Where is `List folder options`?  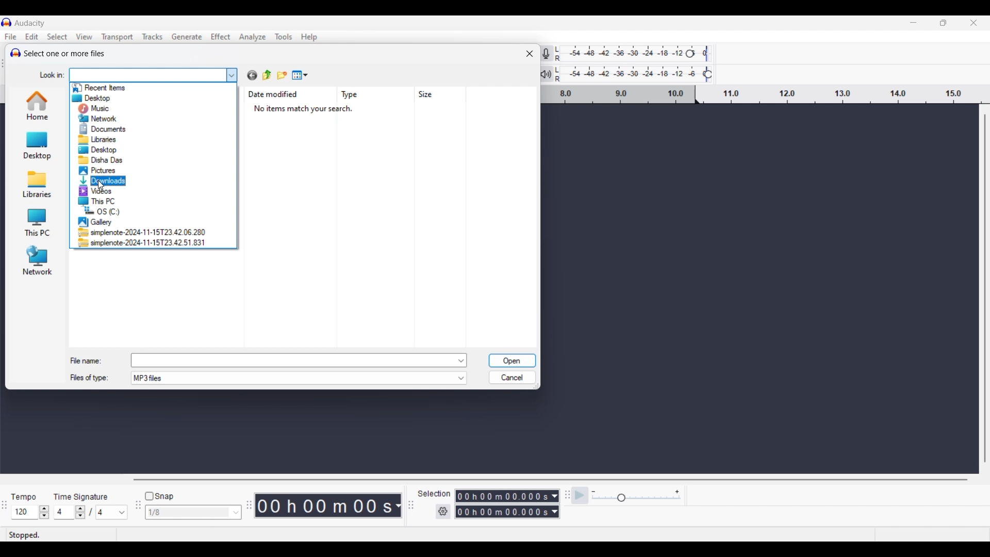 List folder options is located at coordinates (232, 74).